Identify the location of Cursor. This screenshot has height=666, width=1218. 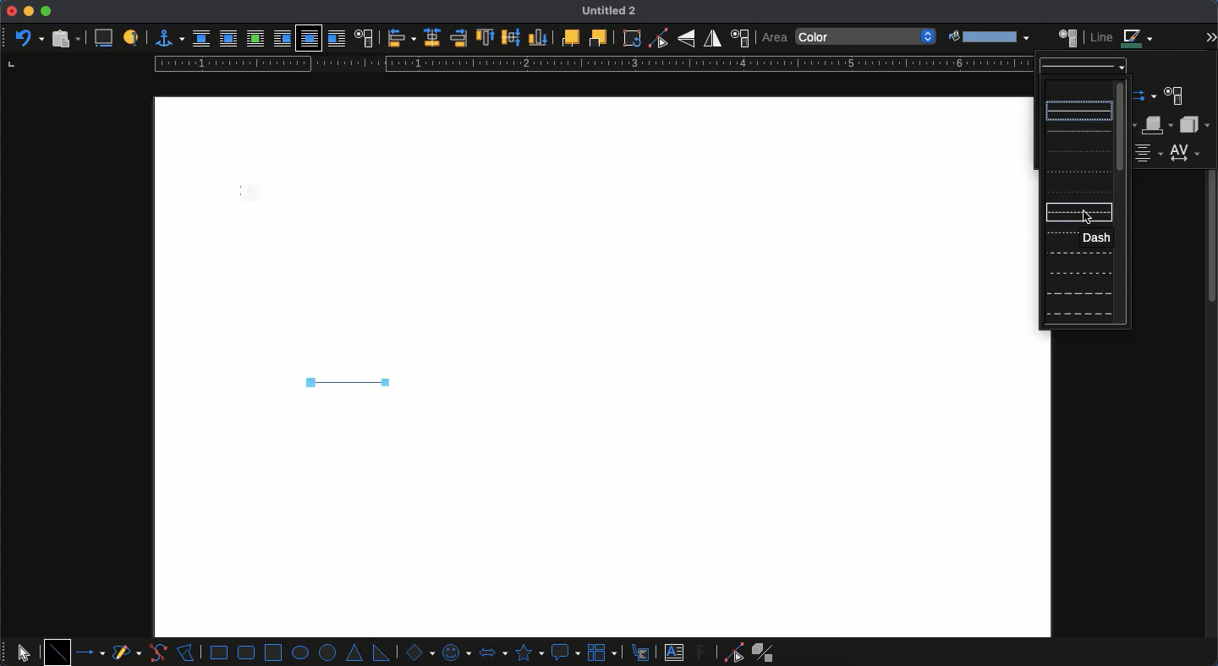
(1088, 217).